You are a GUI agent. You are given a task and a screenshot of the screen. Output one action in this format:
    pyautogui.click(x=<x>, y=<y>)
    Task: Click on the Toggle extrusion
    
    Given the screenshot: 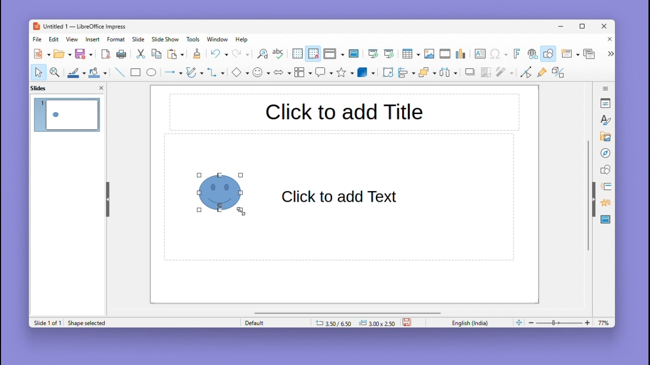 What is the action you would take?
    pyautogui.click(x=558, y=73)
    